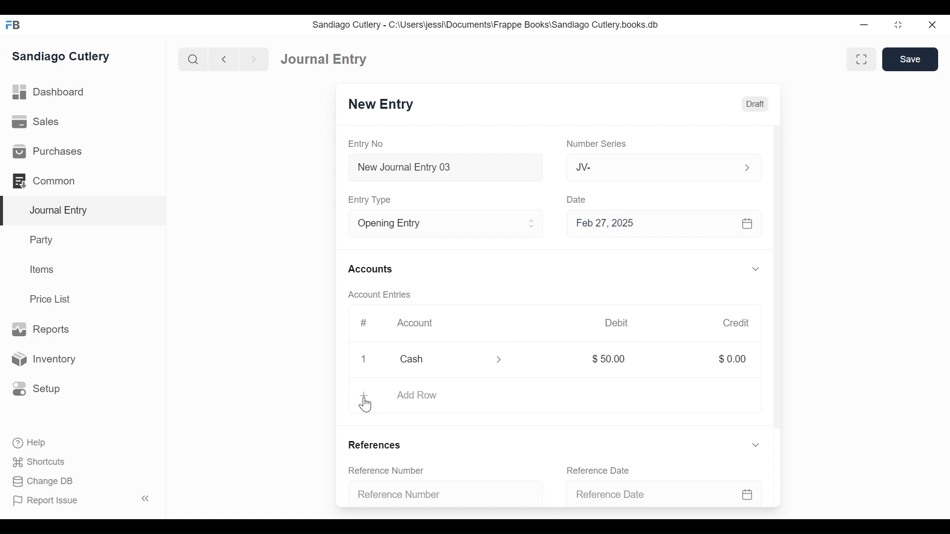 This screenshot has width=950, height=534. I want to click on New Journal Entry 03, so click(443, 168).